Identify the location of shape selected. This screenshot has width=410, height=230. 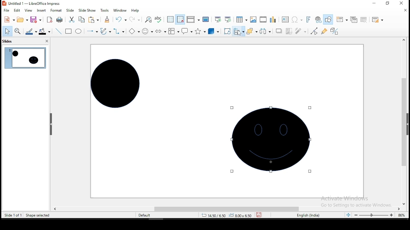
(39, 216).